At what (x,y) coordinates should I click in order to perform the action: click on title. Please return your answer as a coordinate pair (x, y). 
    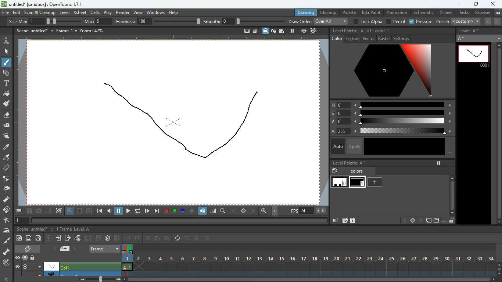
    Looking at the image, I should click on (31, 30).